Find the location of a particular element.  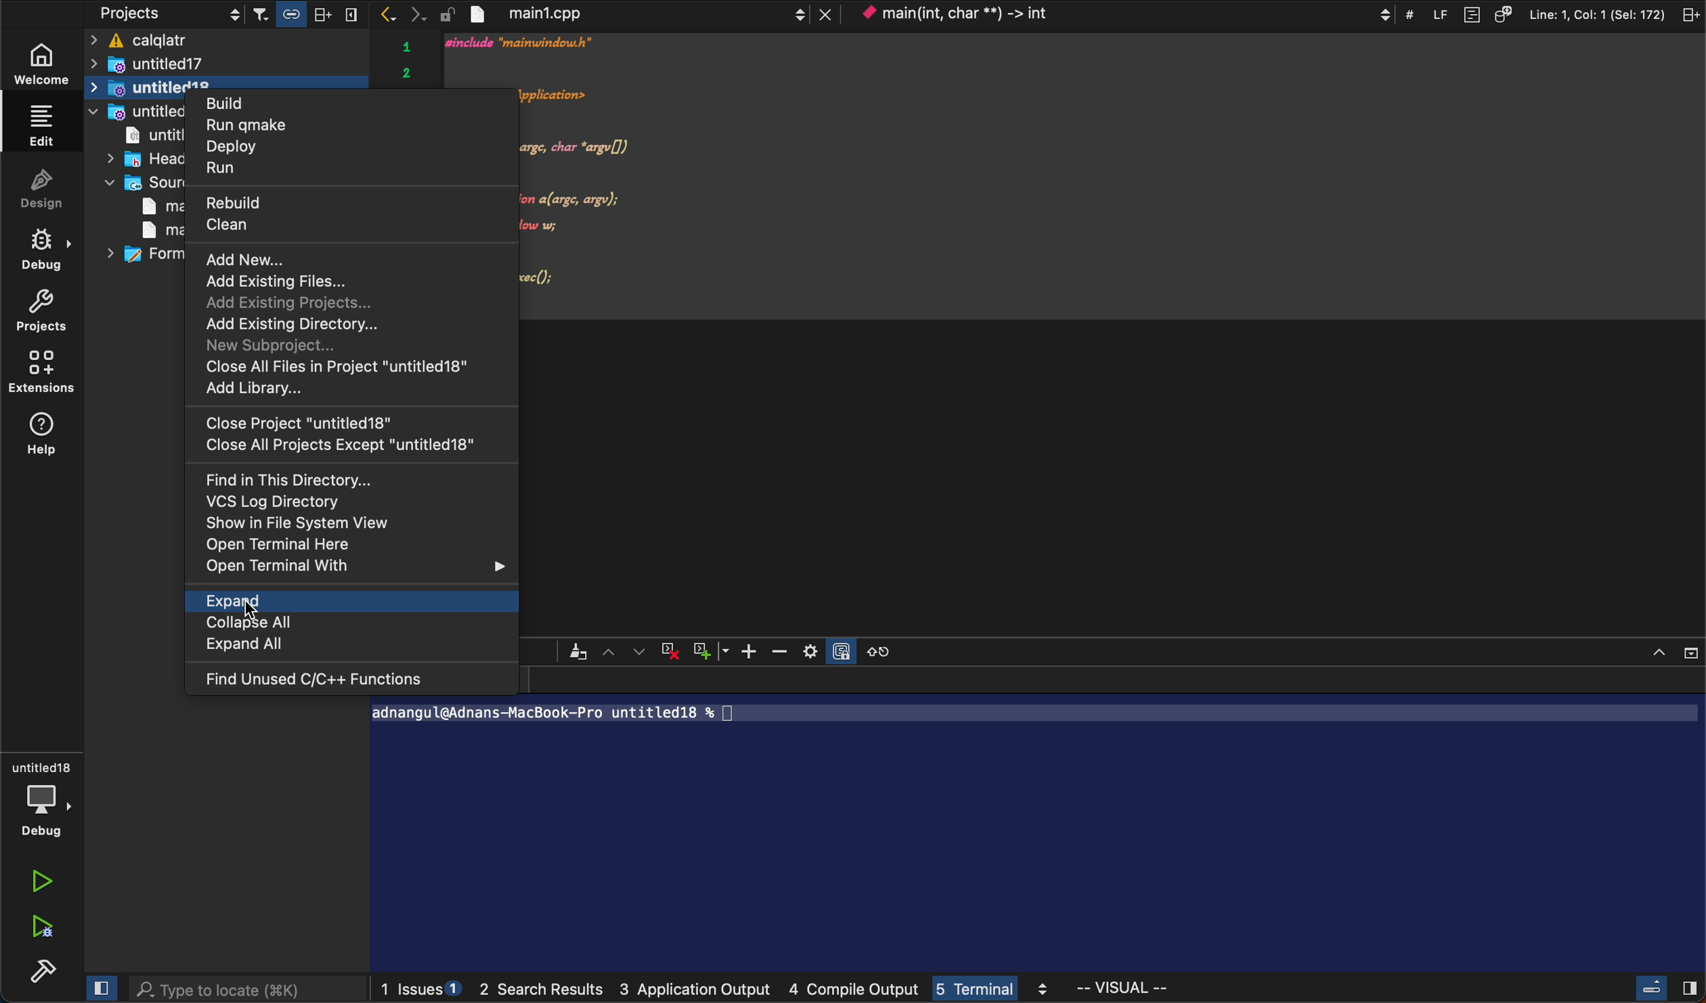

untitled 18 is located at coordinates (137, 85).